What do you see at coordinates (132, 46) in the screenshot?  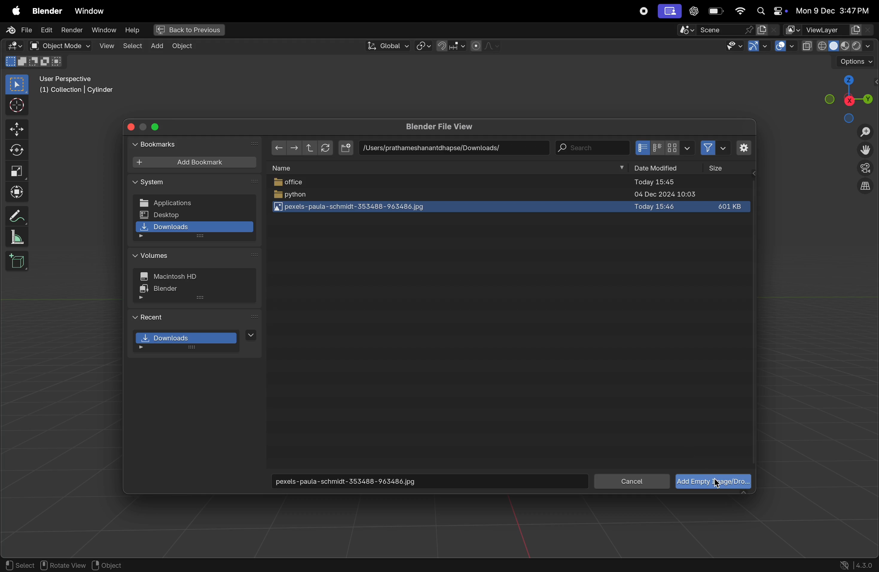 I see `select` at bounding box center [132, 46].